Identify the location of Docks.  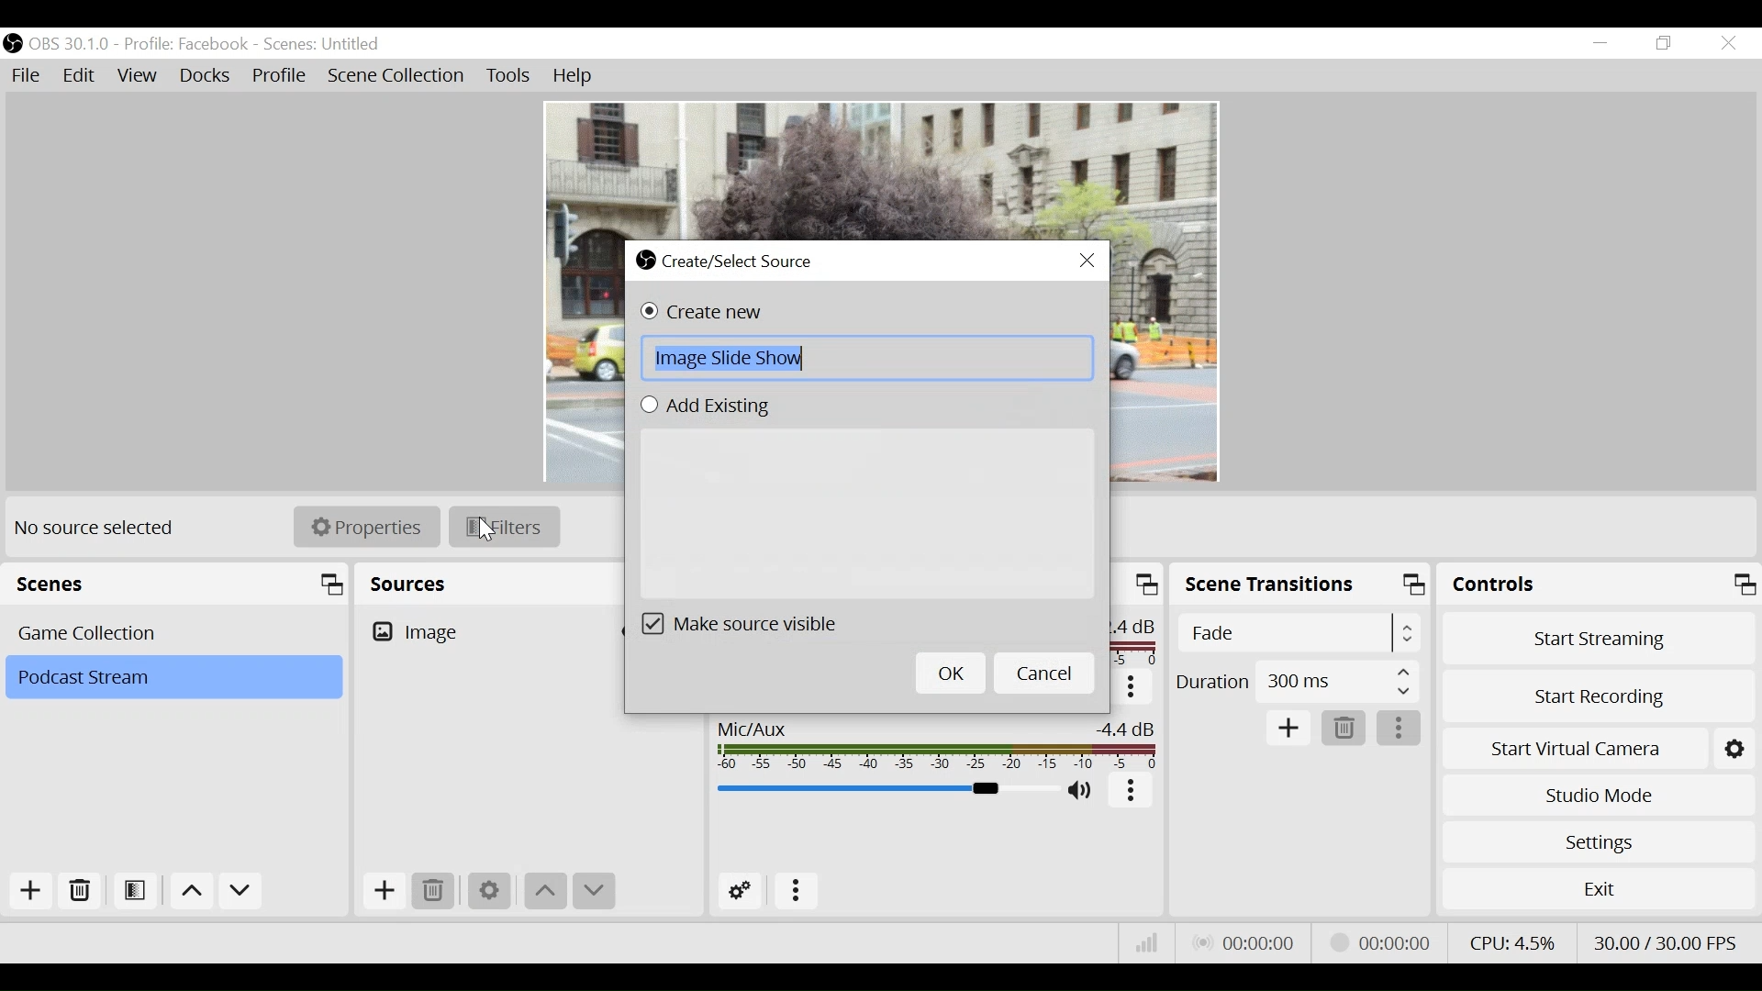
(206, 77).